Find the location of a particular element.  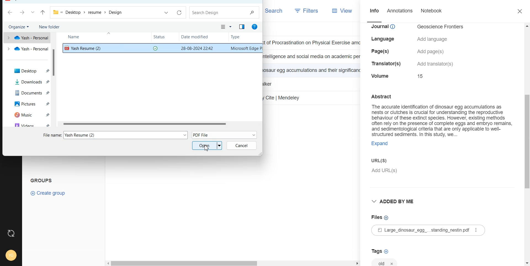

File path address is located at coordinates (88, 12).